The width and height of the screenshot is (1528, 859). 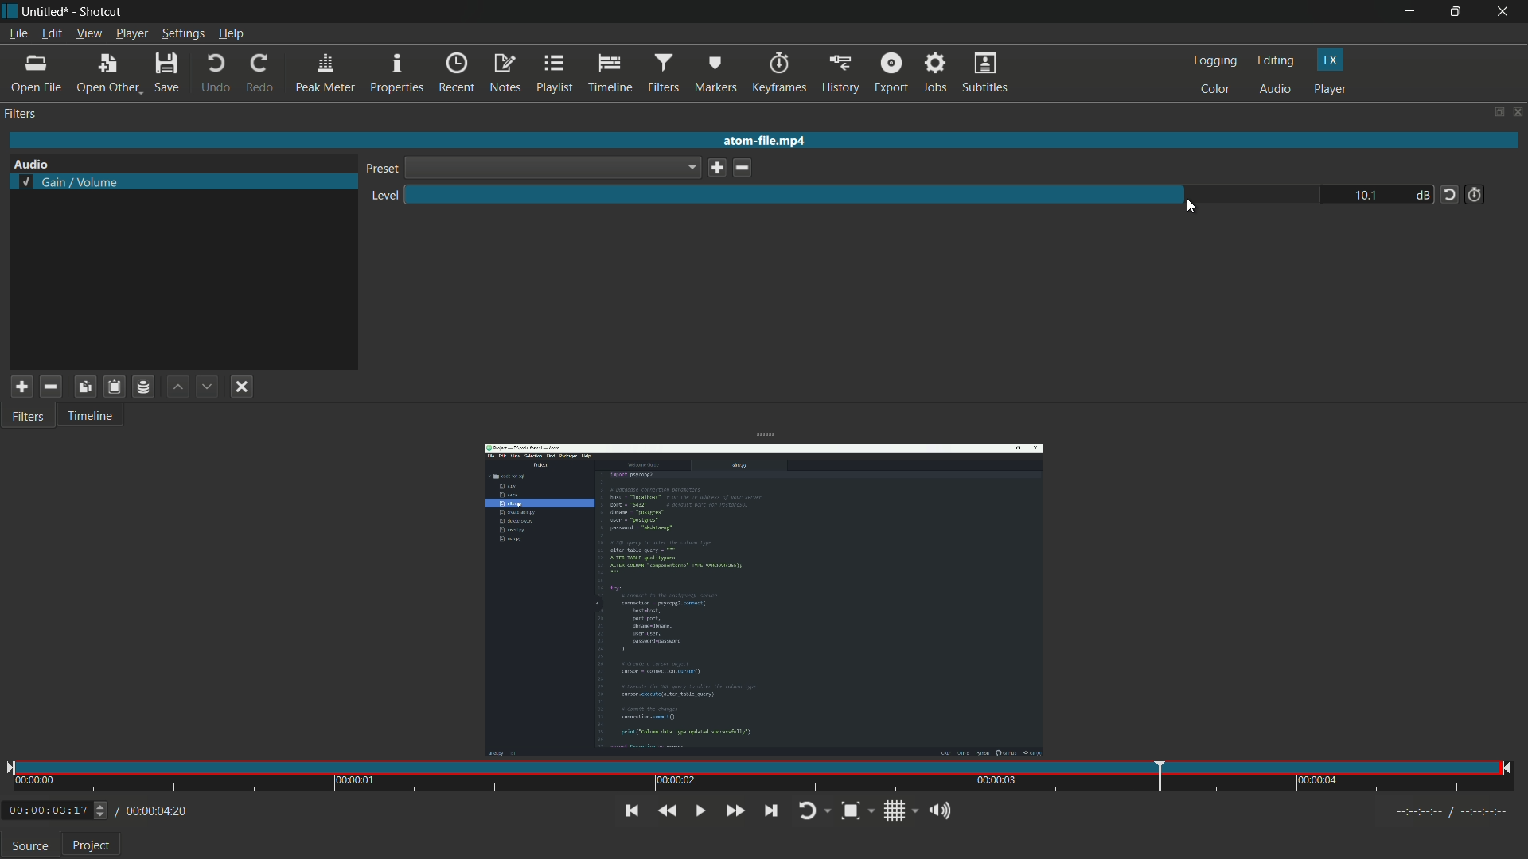 What do you see at coordinates (763, 601) in the screenshot?
I see `imported video` at bounding box center [763, 601].